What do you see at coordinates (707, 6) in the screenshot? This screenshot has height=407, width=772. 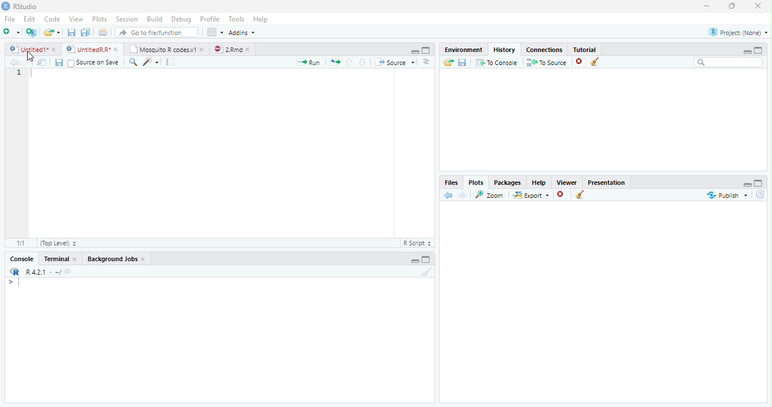 I see `Minimize` at bounding box center [707, 6].